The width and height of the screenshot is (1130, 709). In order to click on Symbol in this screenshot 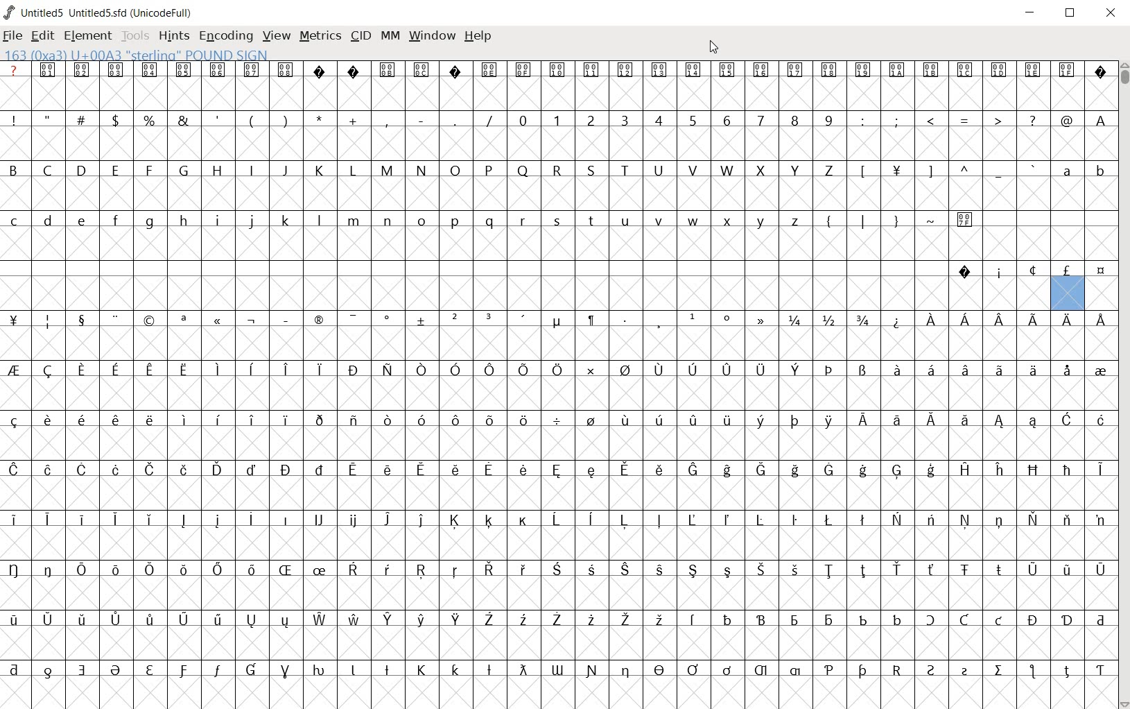, I will do `click(17, 321)`.